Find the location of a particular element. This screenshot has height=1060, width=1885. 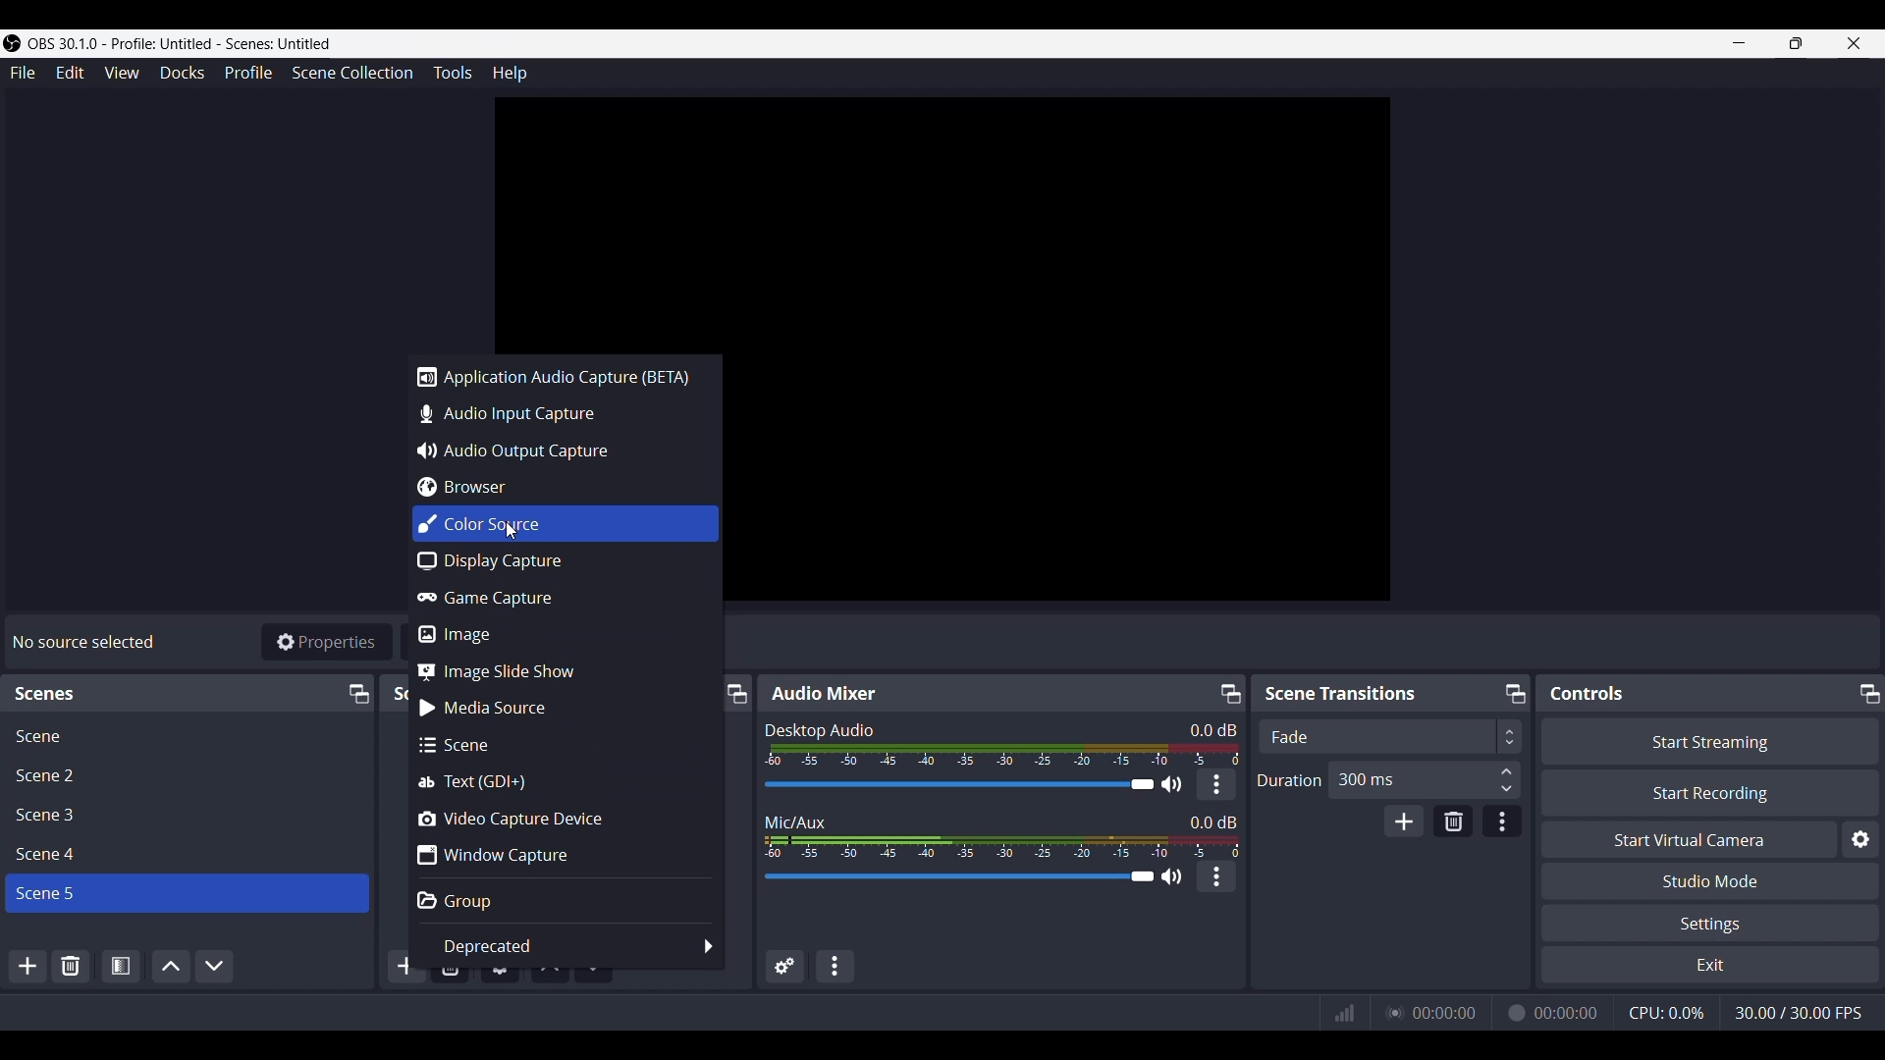

Volume Adjuster is located at coordinates (971, 876).